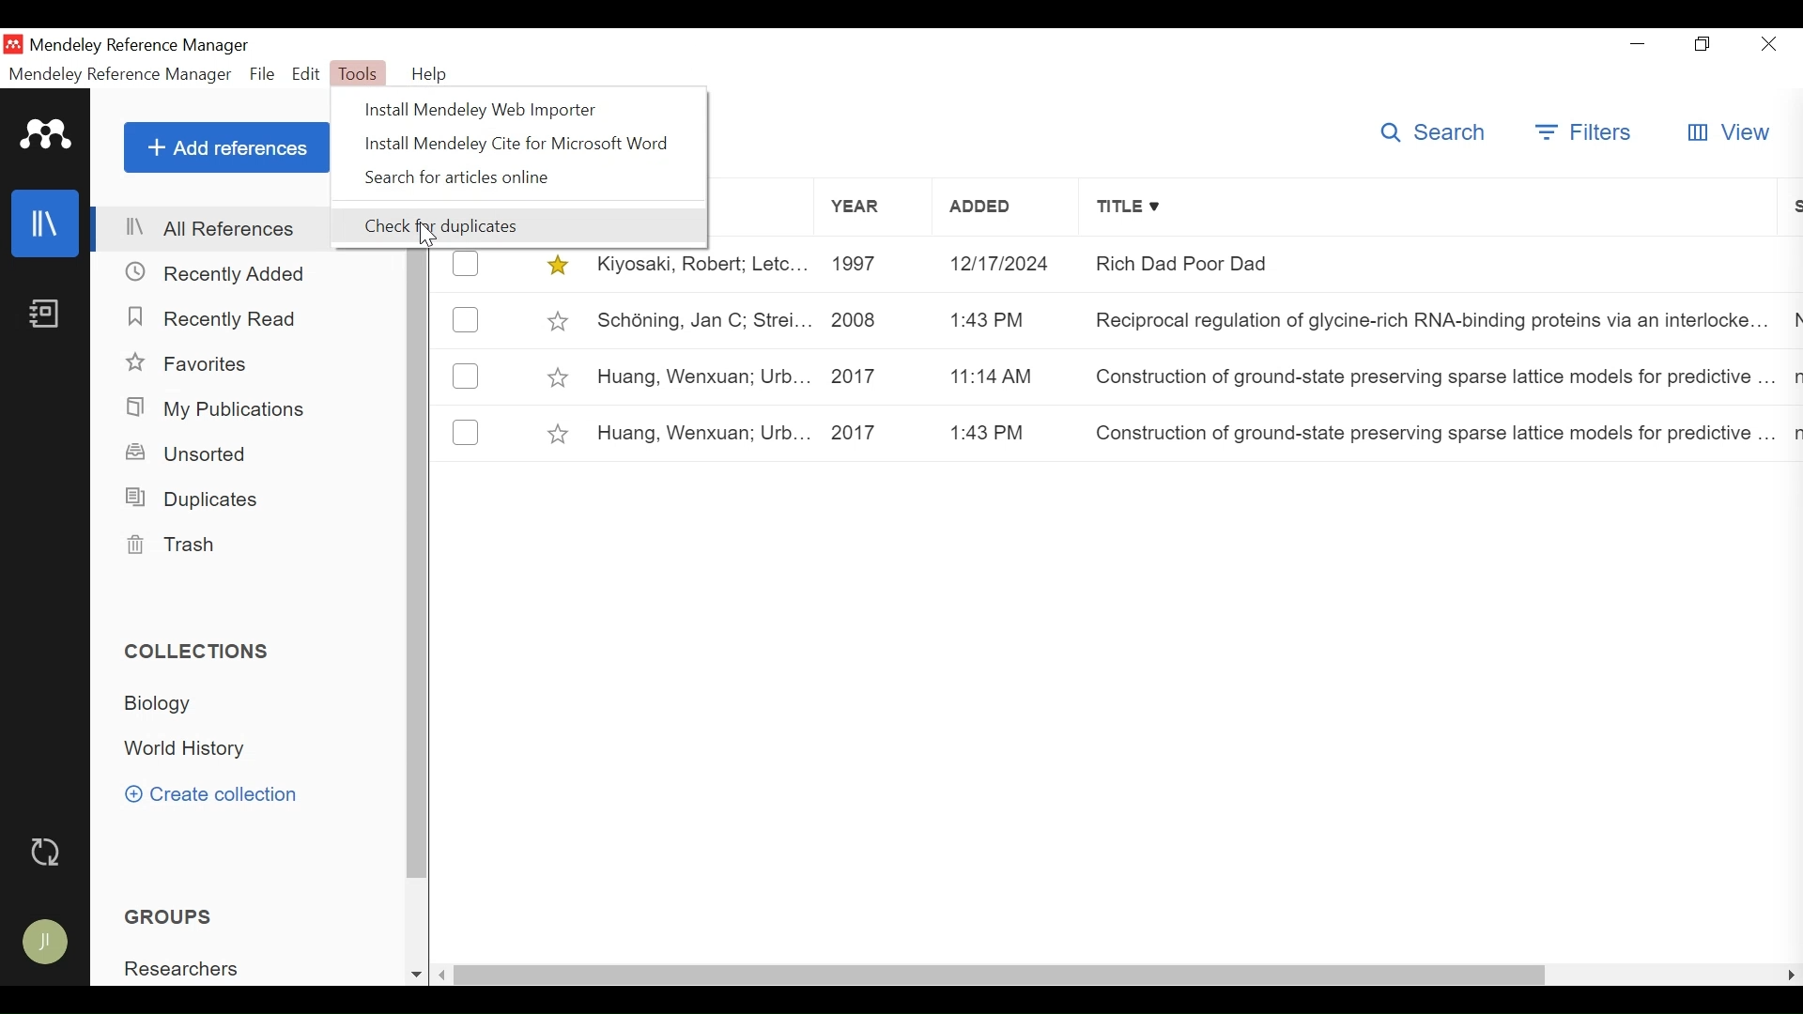 Image resolution: width=1803 pixels, height=1014 pixels. I want to click on Cursor, so click(426, 237).